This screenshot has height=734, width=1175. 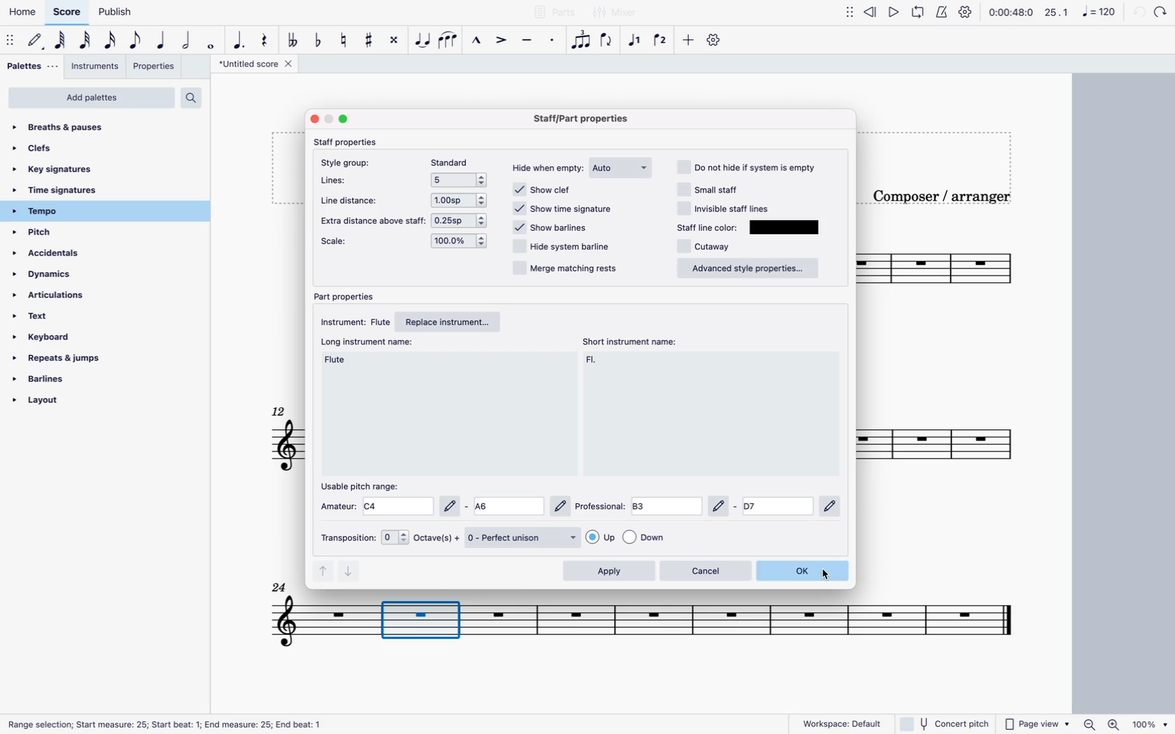 What do you see at coordinates (1081, 12) in the screenshot?
I see `scale` at bounding box center [1081, 12].